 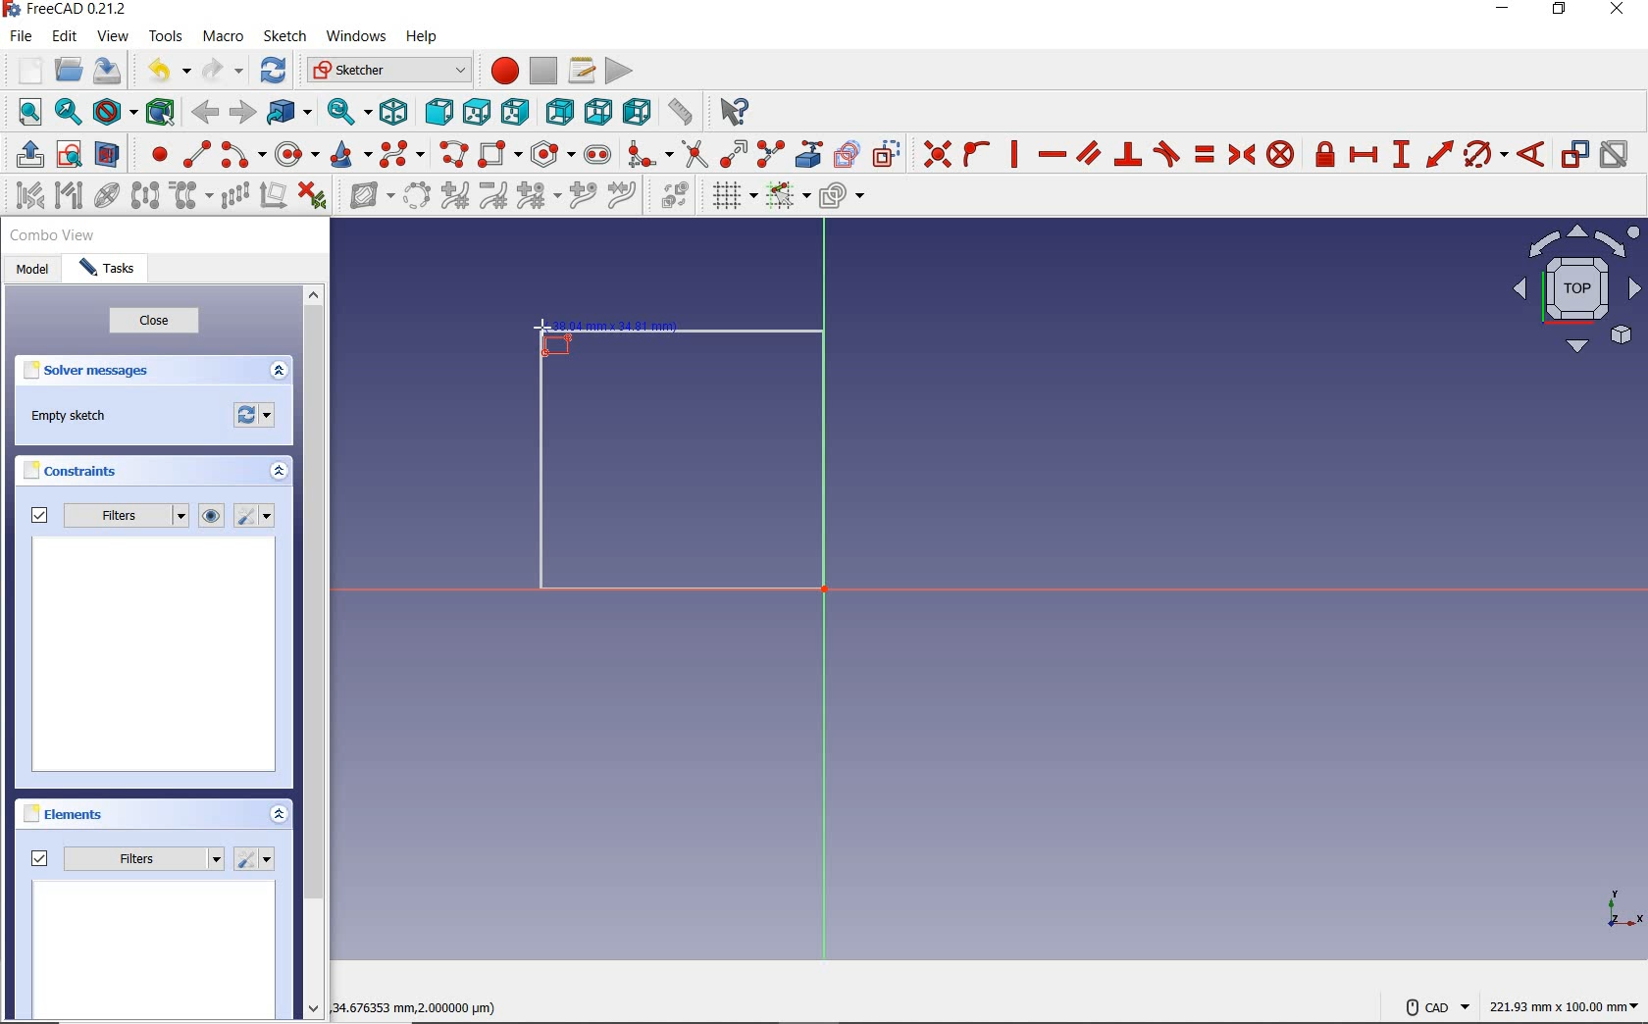 I want to click on expand, so click(x=281, y=816).